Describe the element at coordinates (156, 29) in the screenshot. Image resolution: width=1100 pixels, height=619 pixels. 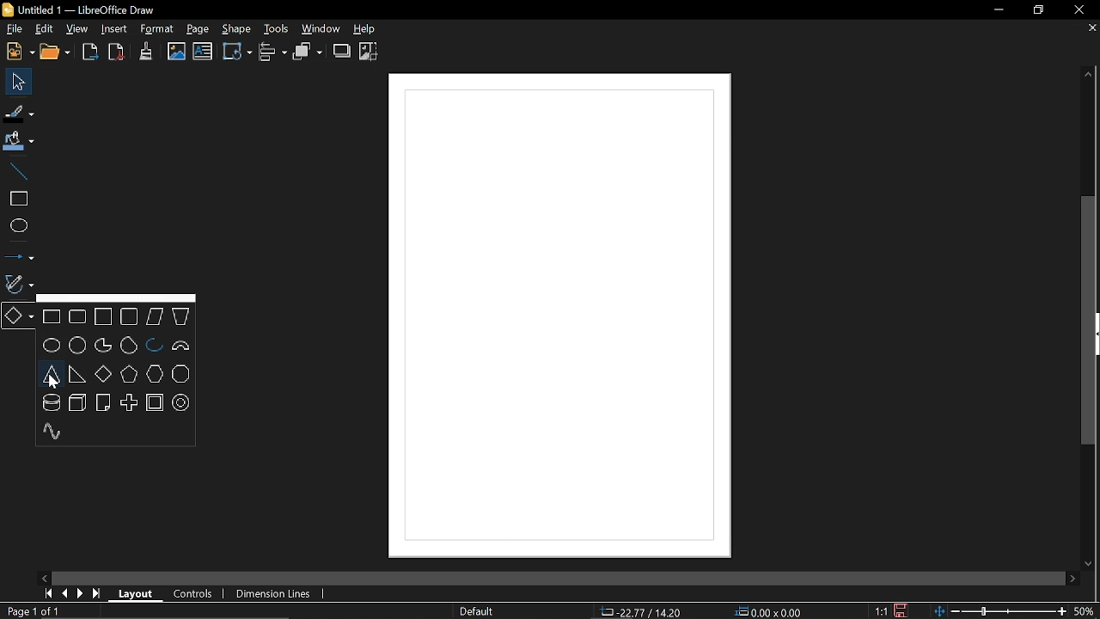
I see `Format` at that location.